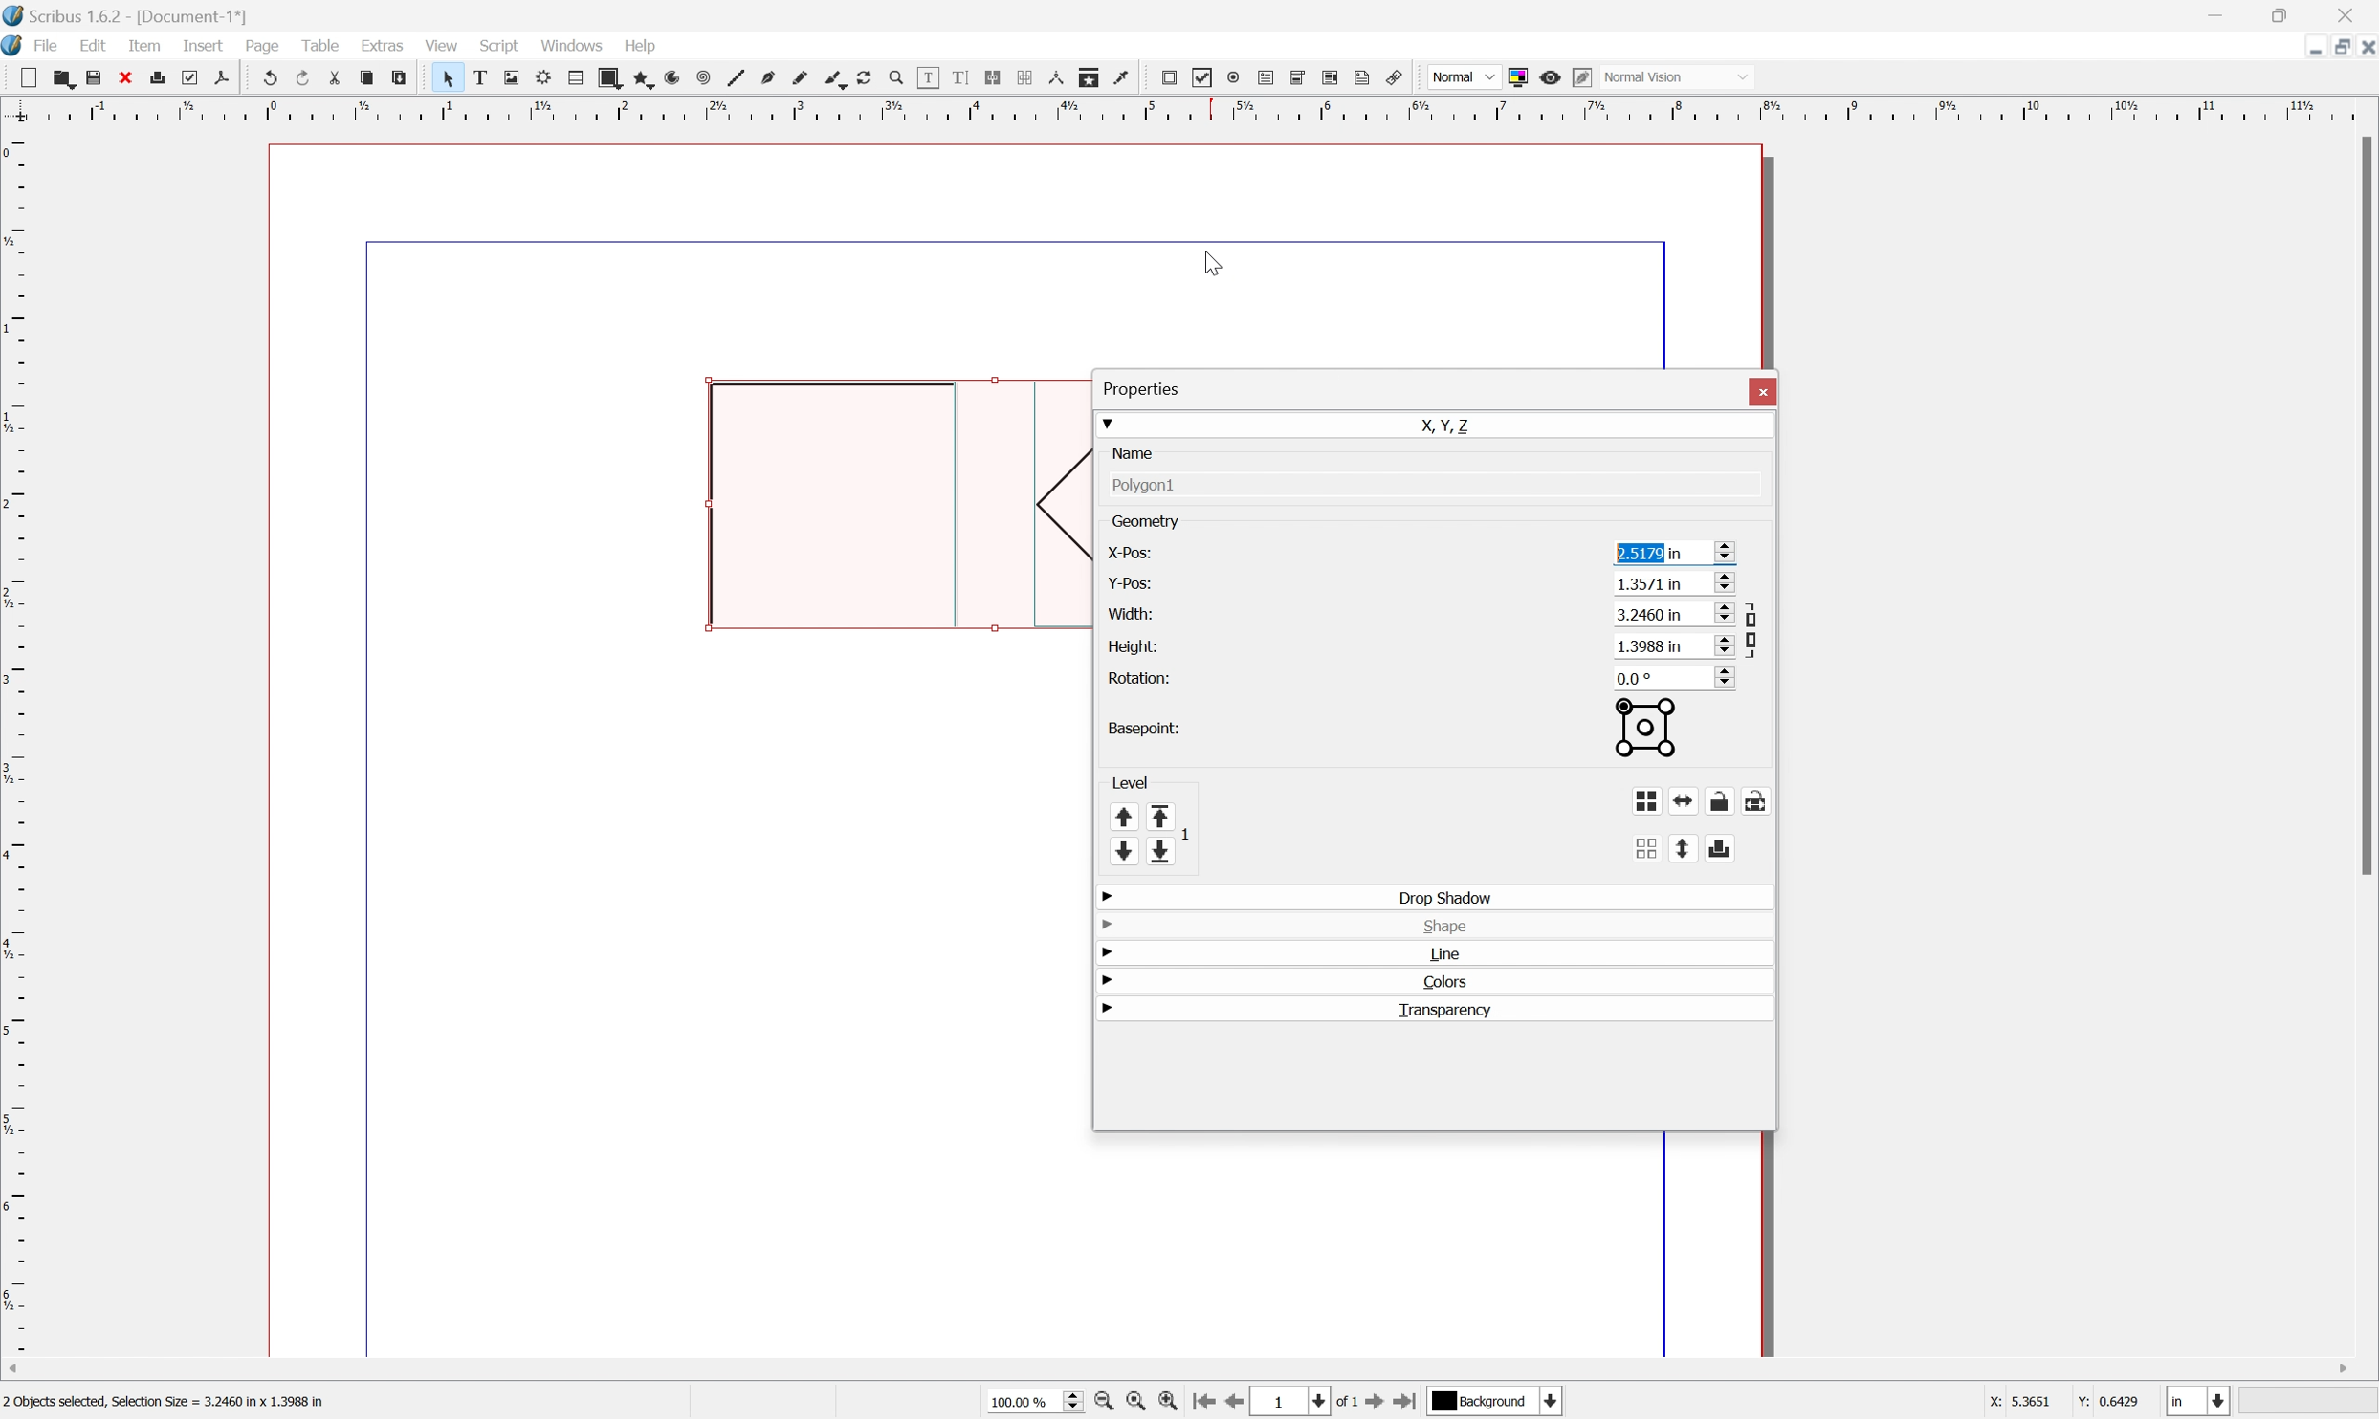 Image resolution: width=2379 pixels, height=1419 pixels. I want to click on line, so click(1441, 953).